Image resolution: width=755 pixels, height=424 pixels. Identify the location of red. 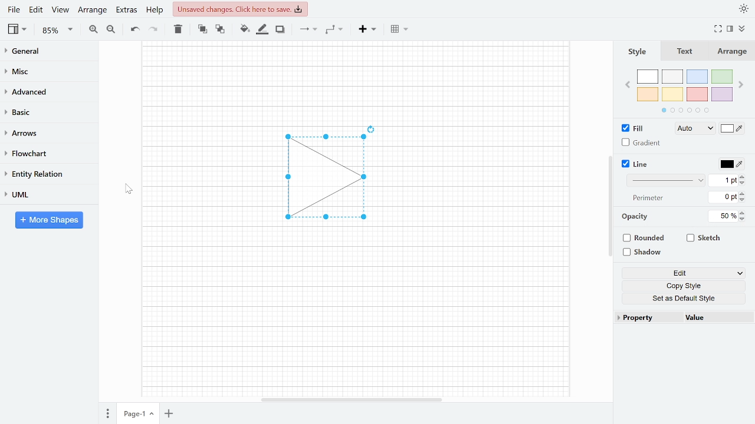
(697, 95).